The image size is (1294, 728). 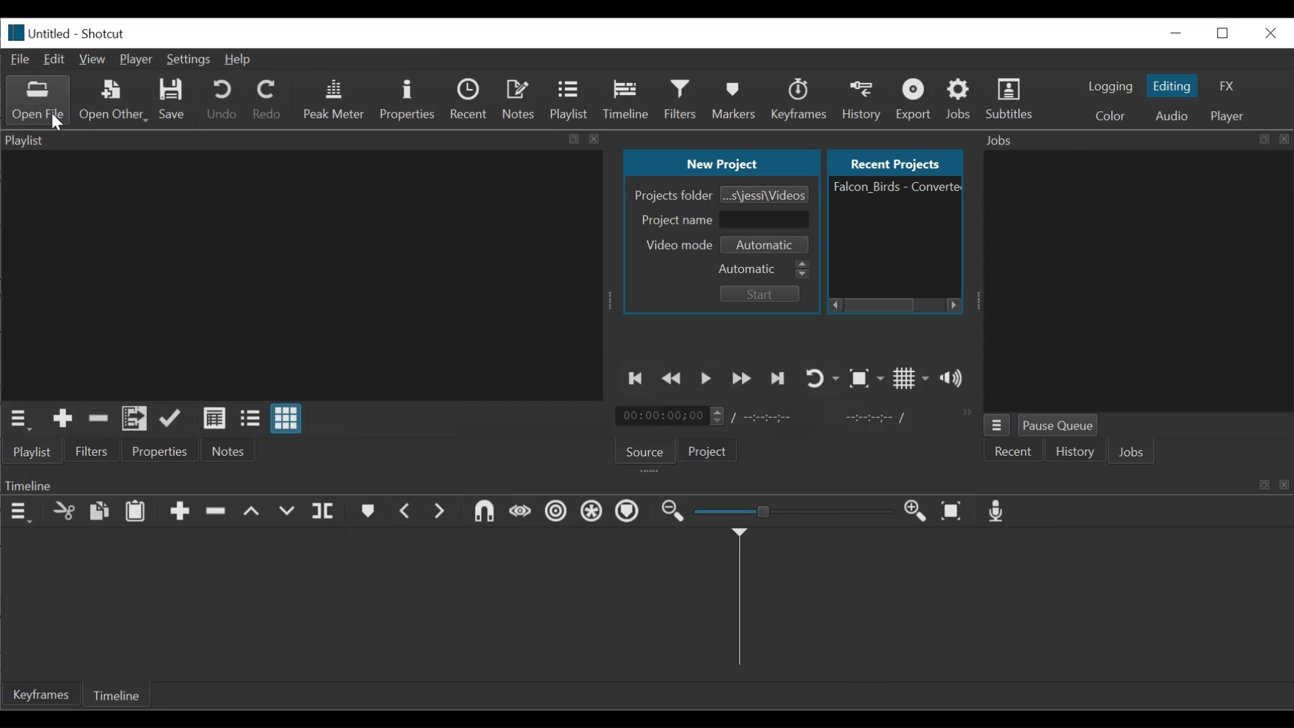 I want to click on Ripple Delete, so click(x=218, y=514).